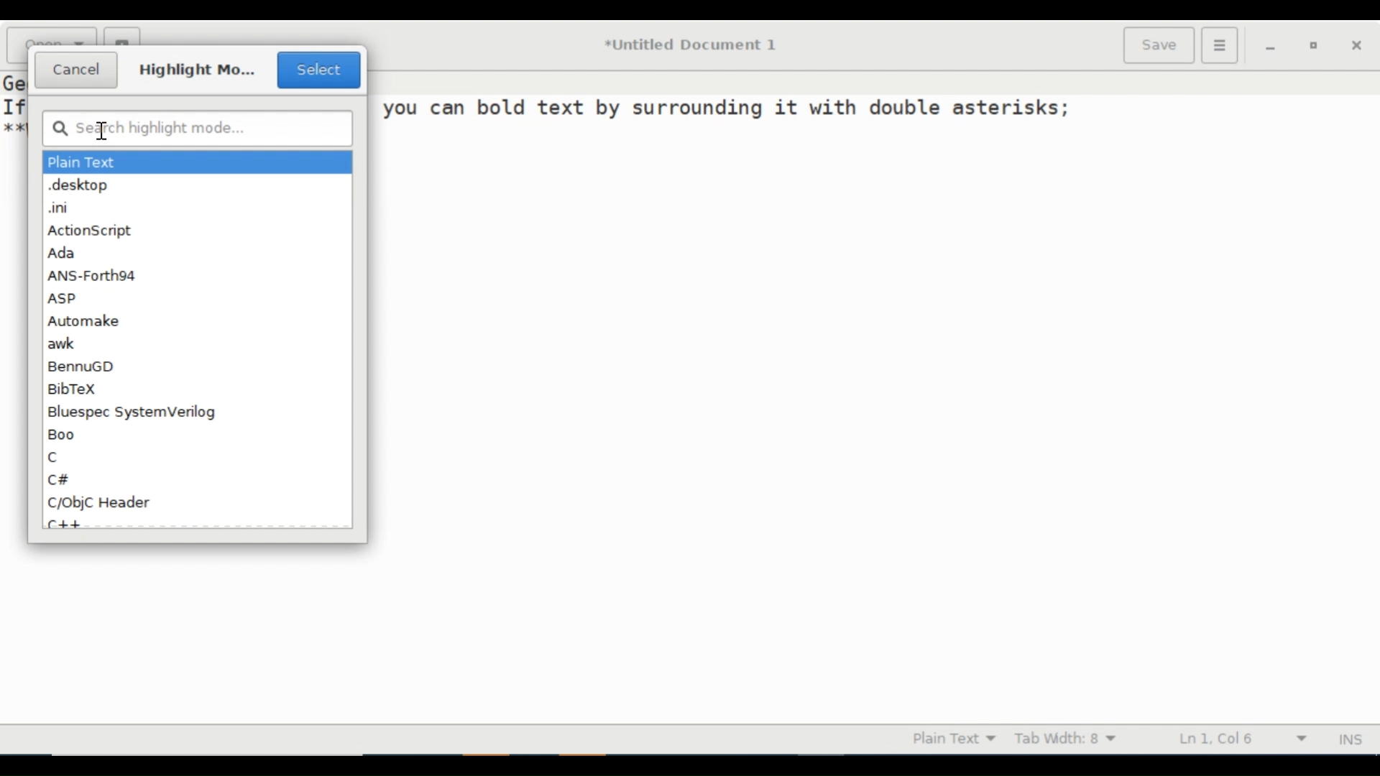 This screenshot has width=1380, height=776. What do you see at coordinates (1318, 45) in the screenshot?
I see `restore` at bounding box center [1318, 45].